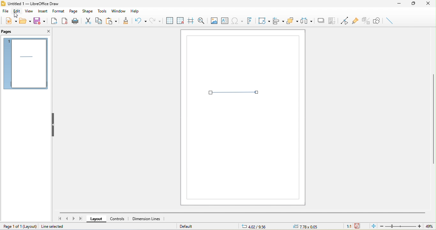 The image size is (436, 230). I want to click on 7.26/9.58, so click(258, 226).